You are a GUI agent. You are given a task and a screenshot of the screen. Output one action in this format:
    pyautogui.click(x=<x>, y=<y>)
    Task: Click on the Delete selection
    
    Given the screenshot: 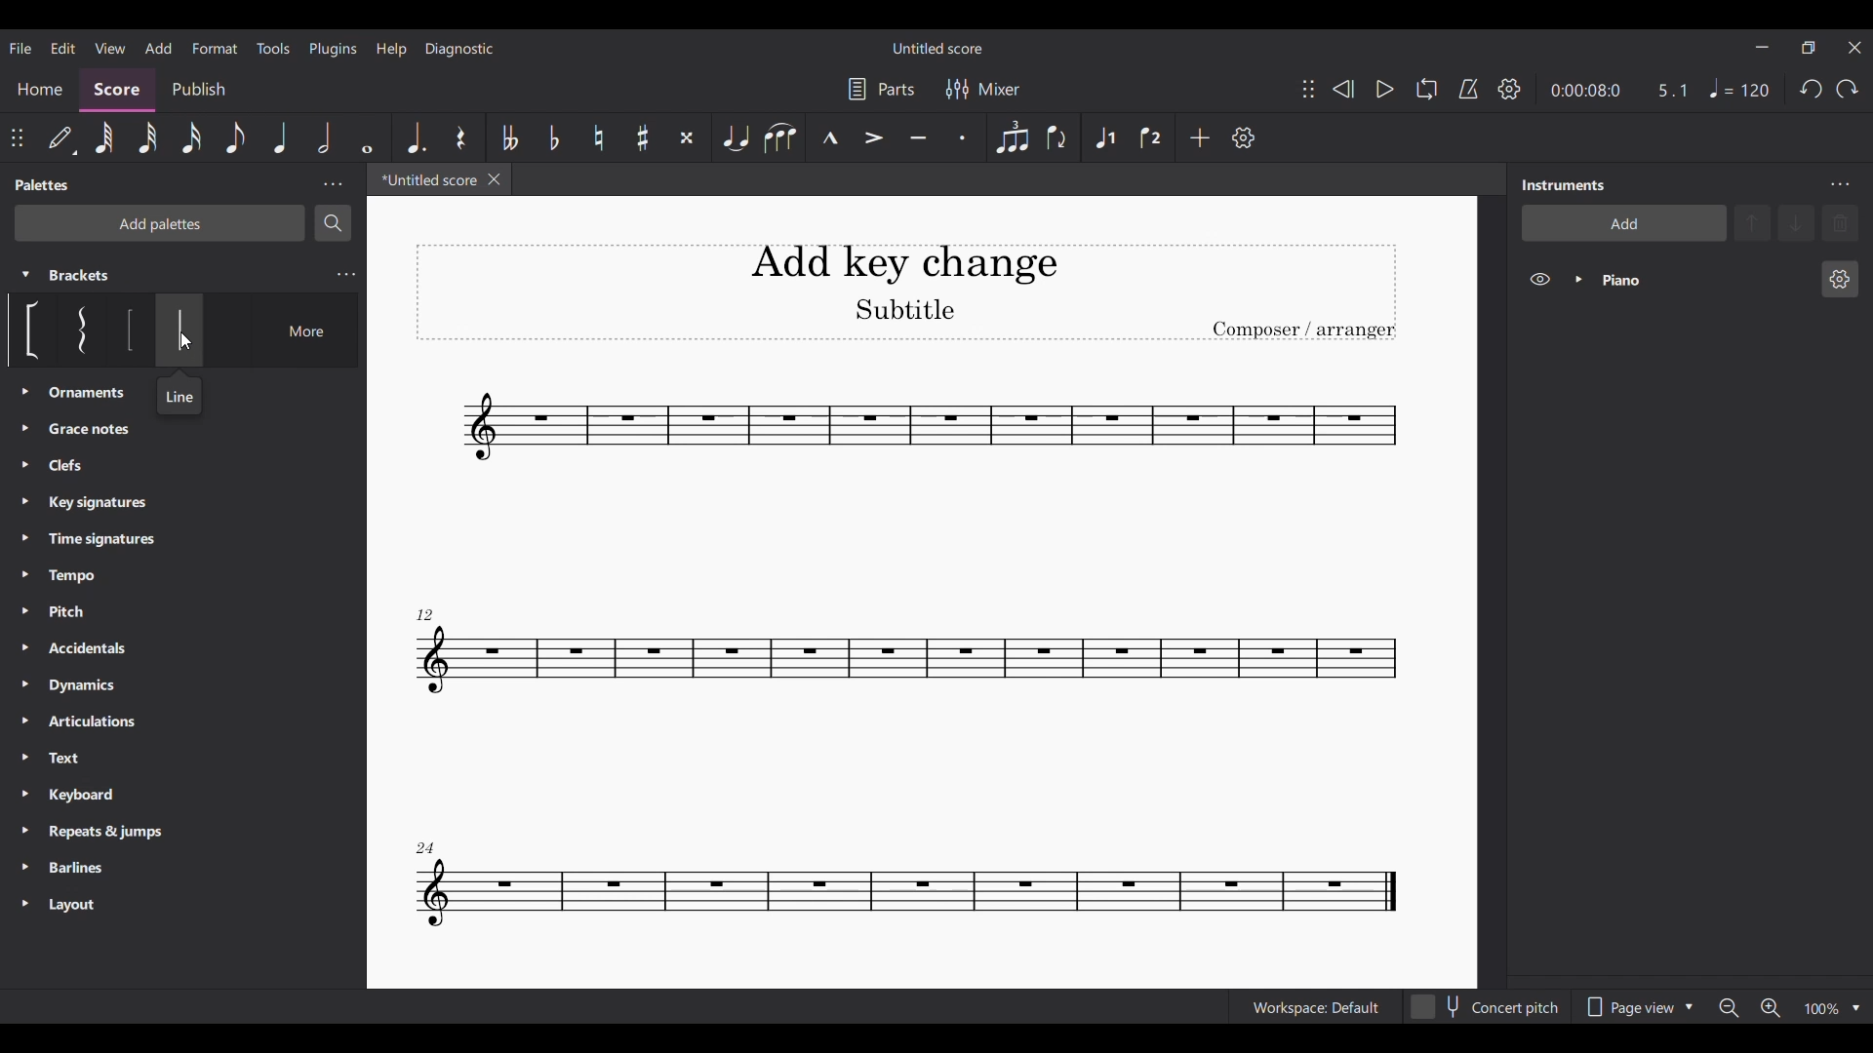 What is the action you would take?
    pyautogui.click(x=1841, y=223)
    